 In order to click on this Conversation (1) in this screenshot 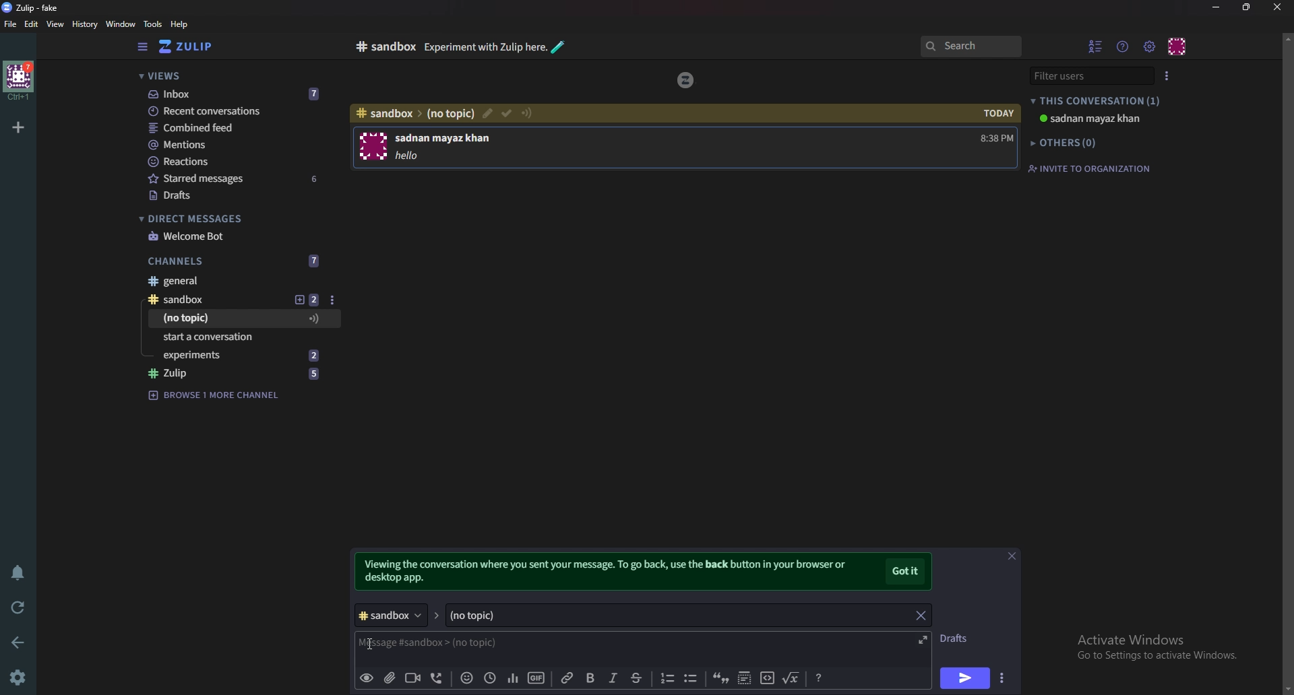, I will do `click(1099, 101)`.